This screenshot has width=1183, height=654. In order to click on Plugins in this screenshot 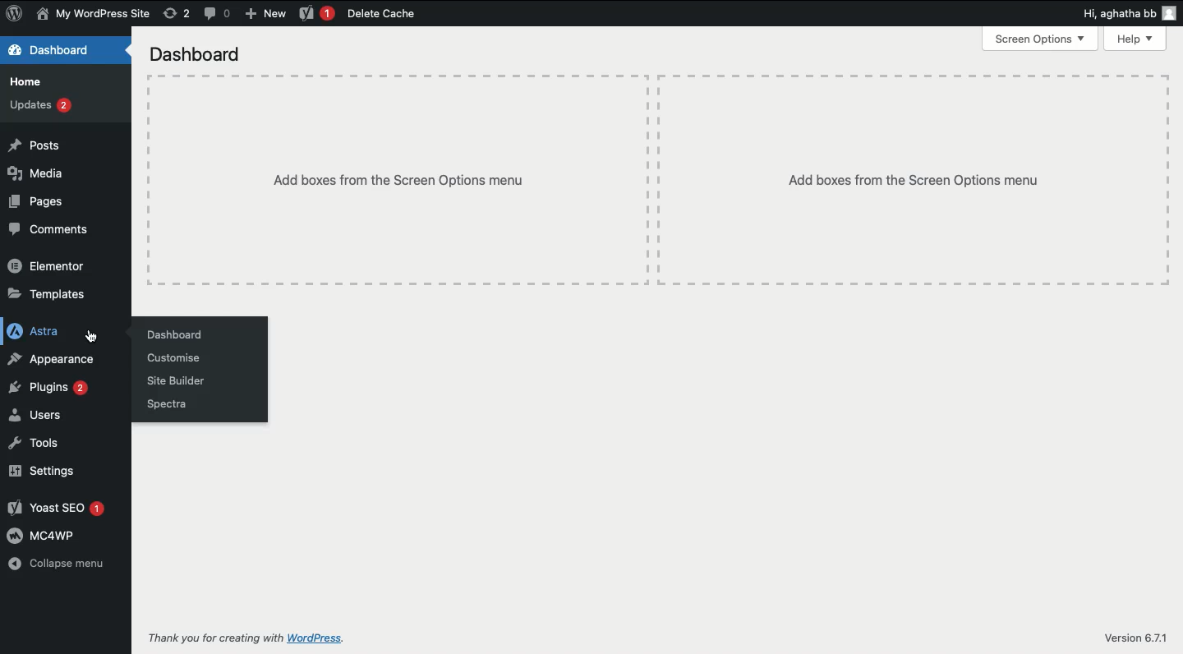, I will do `click(48, 387)`.